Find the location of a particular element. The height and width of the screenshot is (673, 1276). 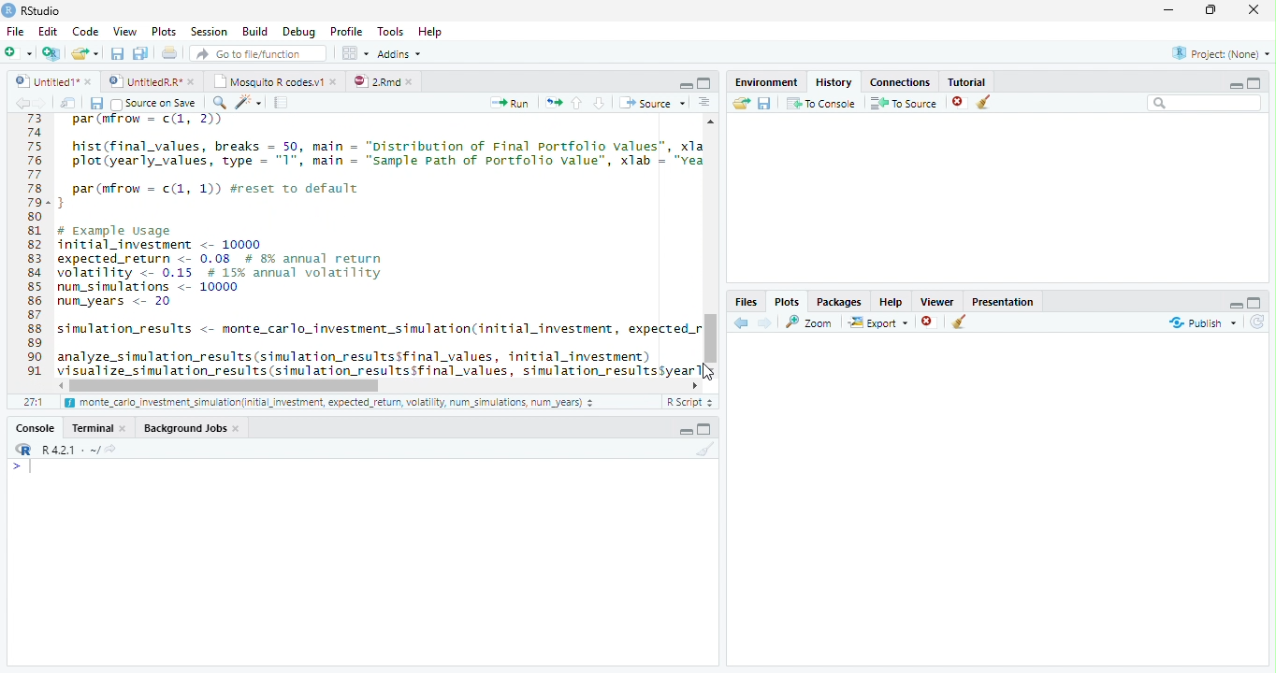

Source on save is located at coordinates (155, 104).